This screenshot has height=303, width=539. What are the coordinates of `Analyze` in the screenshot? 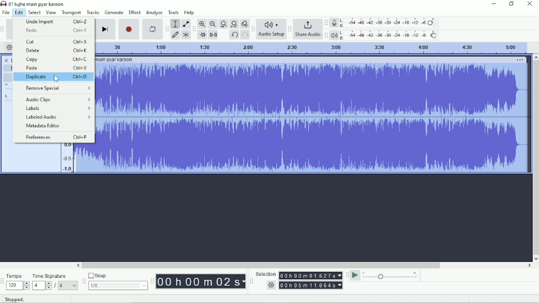 It's located at (154, 12).